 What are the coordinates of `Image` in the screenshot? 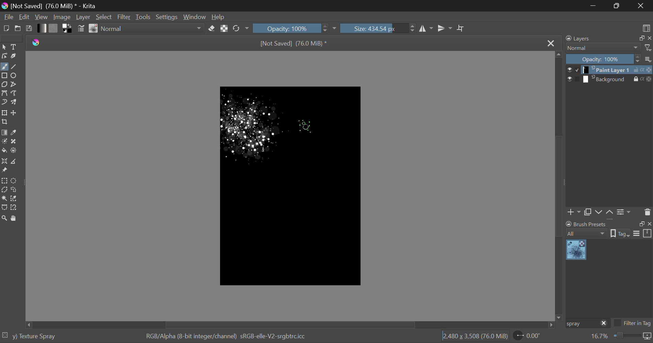 It's located at (64, 16).